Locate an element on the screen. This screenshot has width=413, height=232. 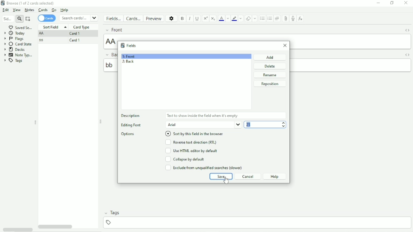
Equations is located at coordinates (300, 18).